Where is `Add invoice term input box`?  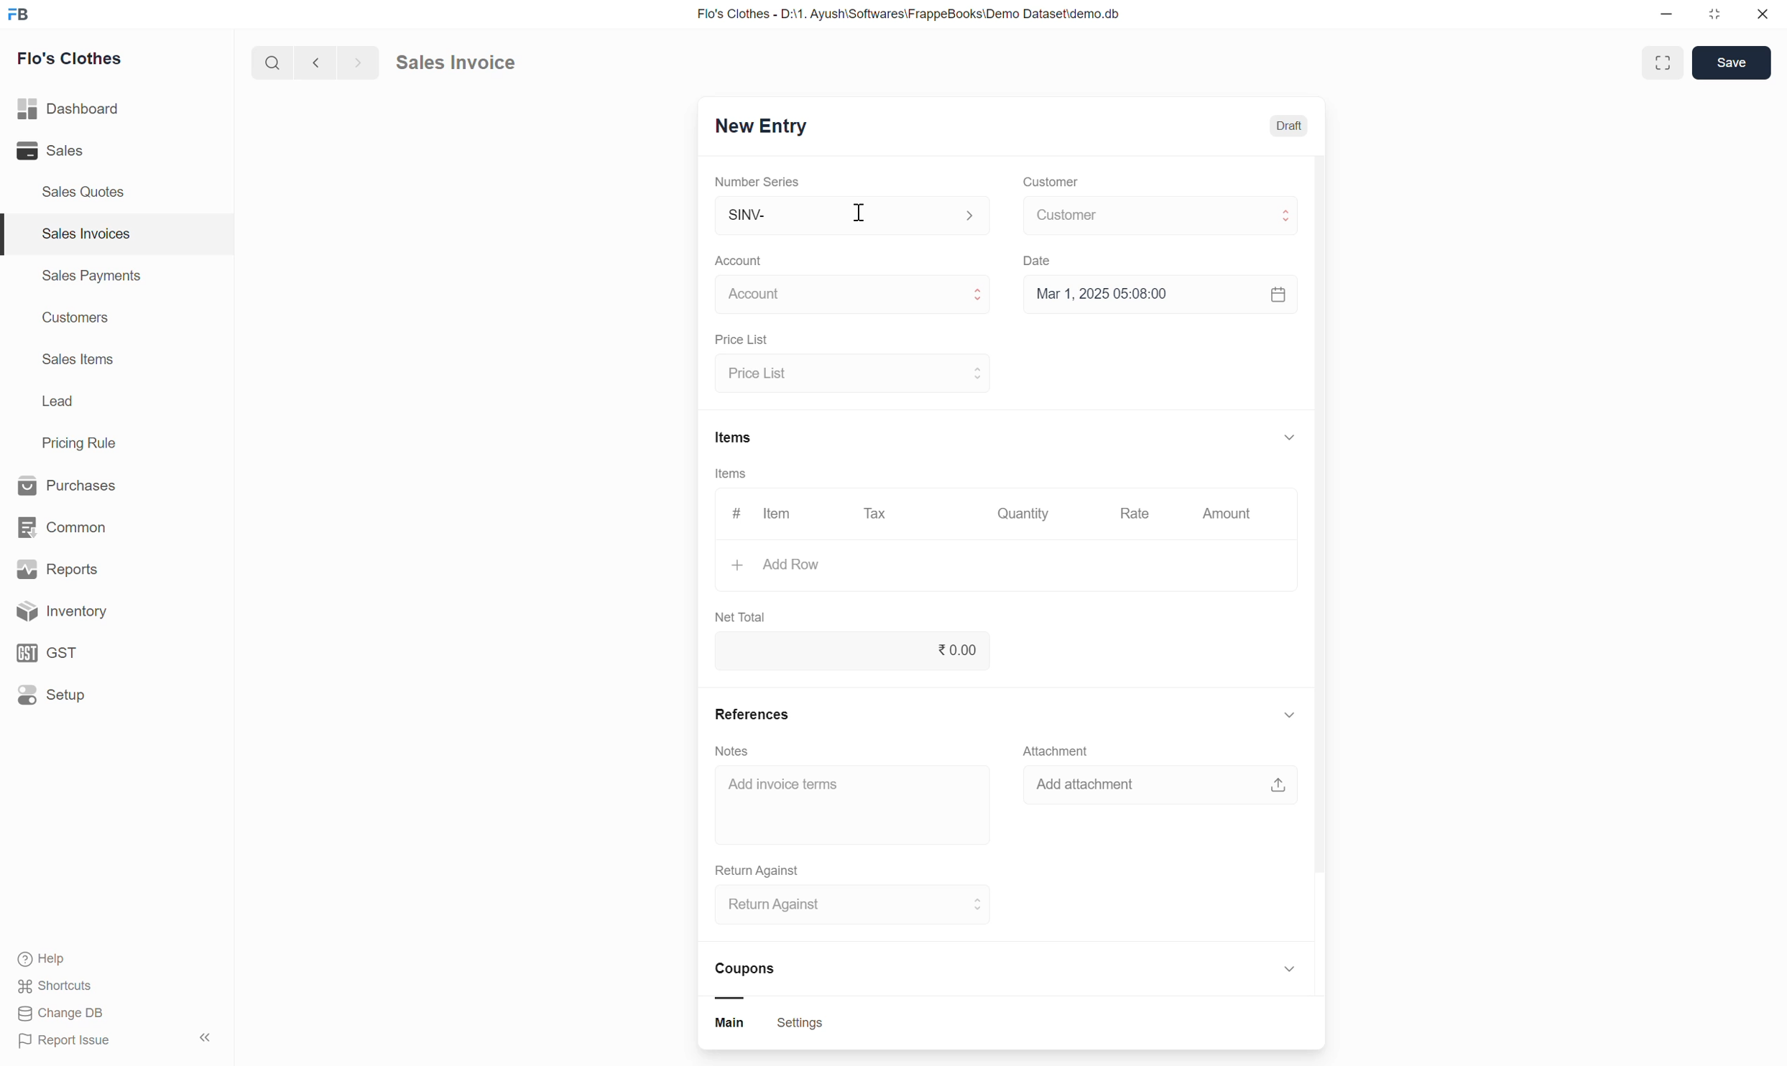 Add invoice term input box is located at coordinates (845, 794).